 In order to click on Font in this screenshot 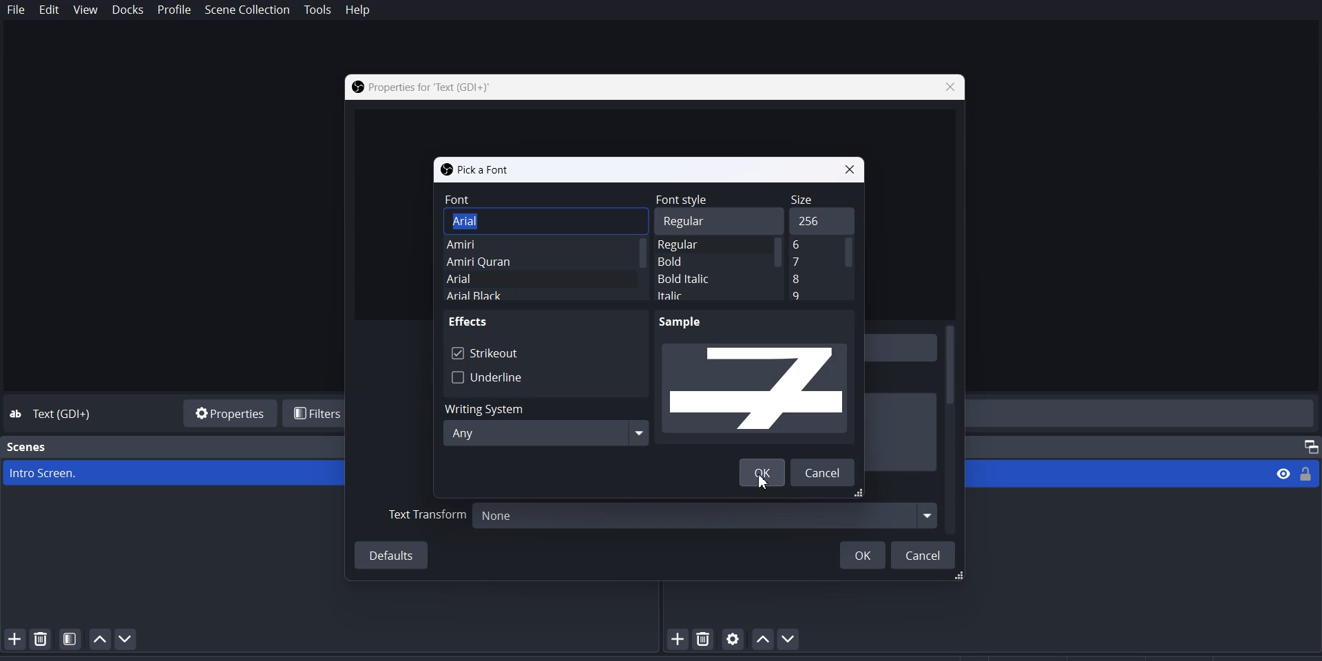, I will do `click(544, 199)`.